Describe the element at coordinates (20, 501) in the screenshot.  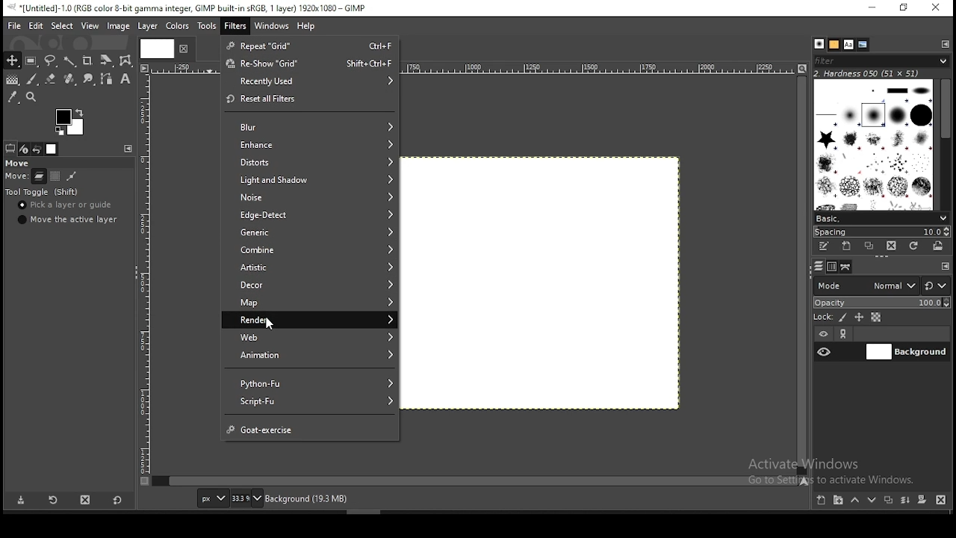
I see `save tool preset` at that location.